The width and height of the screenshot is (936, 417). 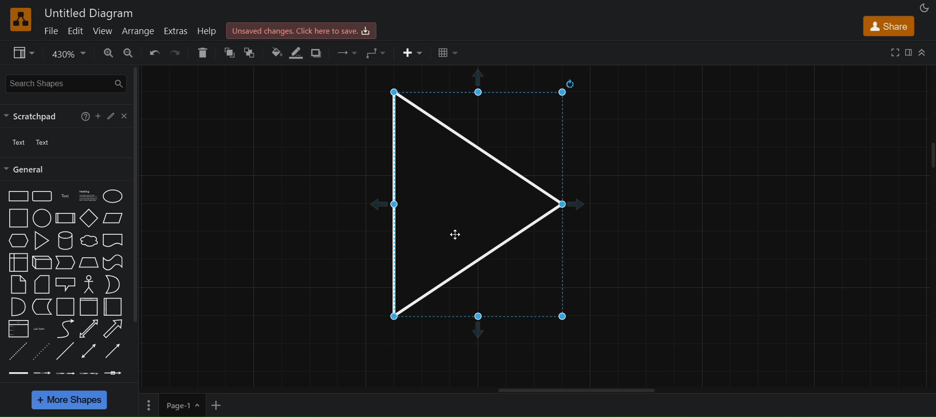 What do you see at coordinates (296, 53) in the screenshot?
I see `line color` at bounding box center [296, 53].